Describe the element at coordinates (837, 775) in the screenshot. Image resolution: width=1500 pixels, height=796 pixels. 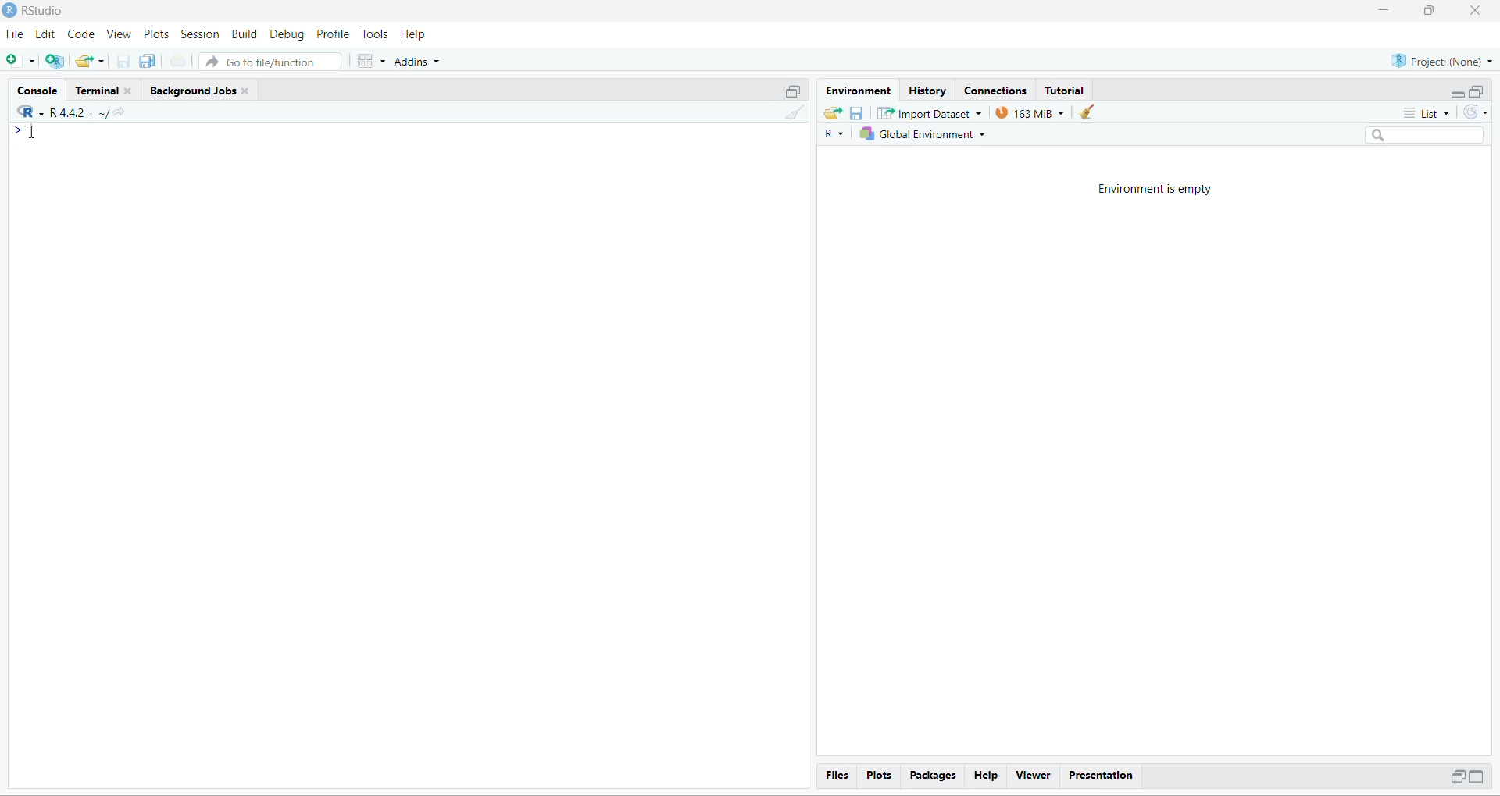
I see `Files` at that location.